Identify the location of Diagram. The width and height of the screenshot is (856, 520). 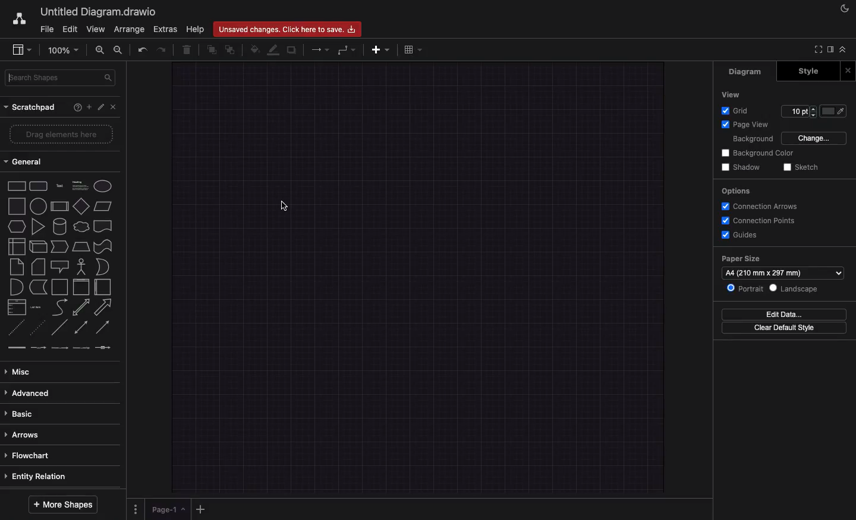
(751, 72).